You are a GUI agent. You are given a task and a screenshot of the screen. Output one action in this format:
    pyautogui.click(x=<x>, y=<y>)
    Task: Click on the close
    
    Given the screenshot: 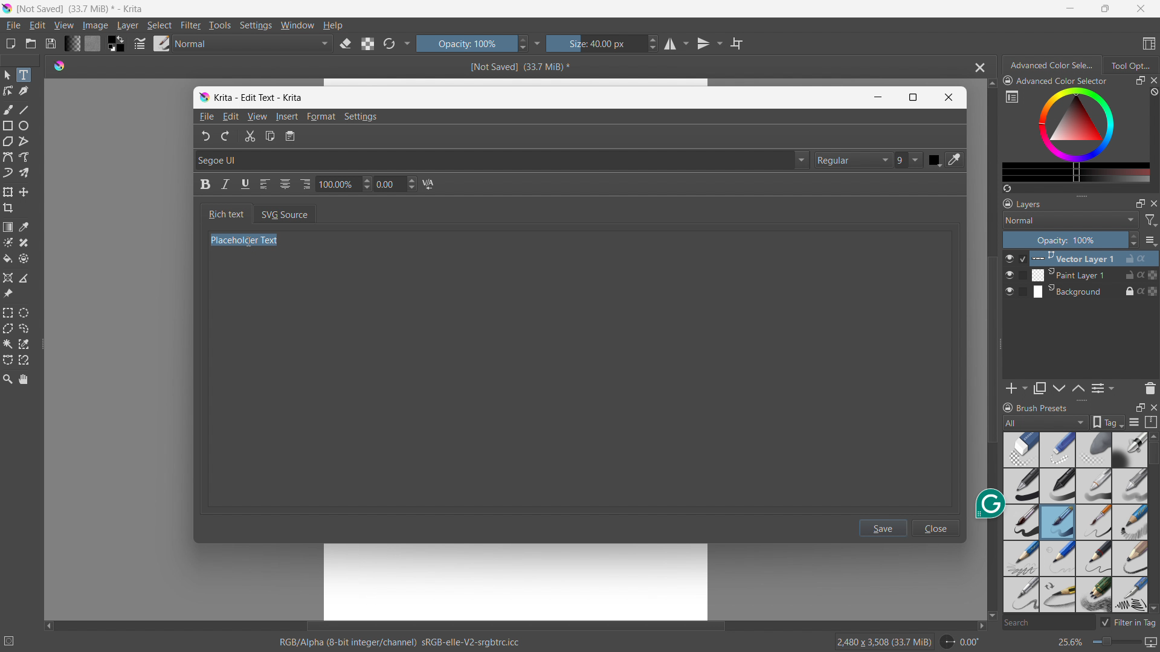 What is the action you would take?
    pyautogui.click(x=1153, y=406)
    